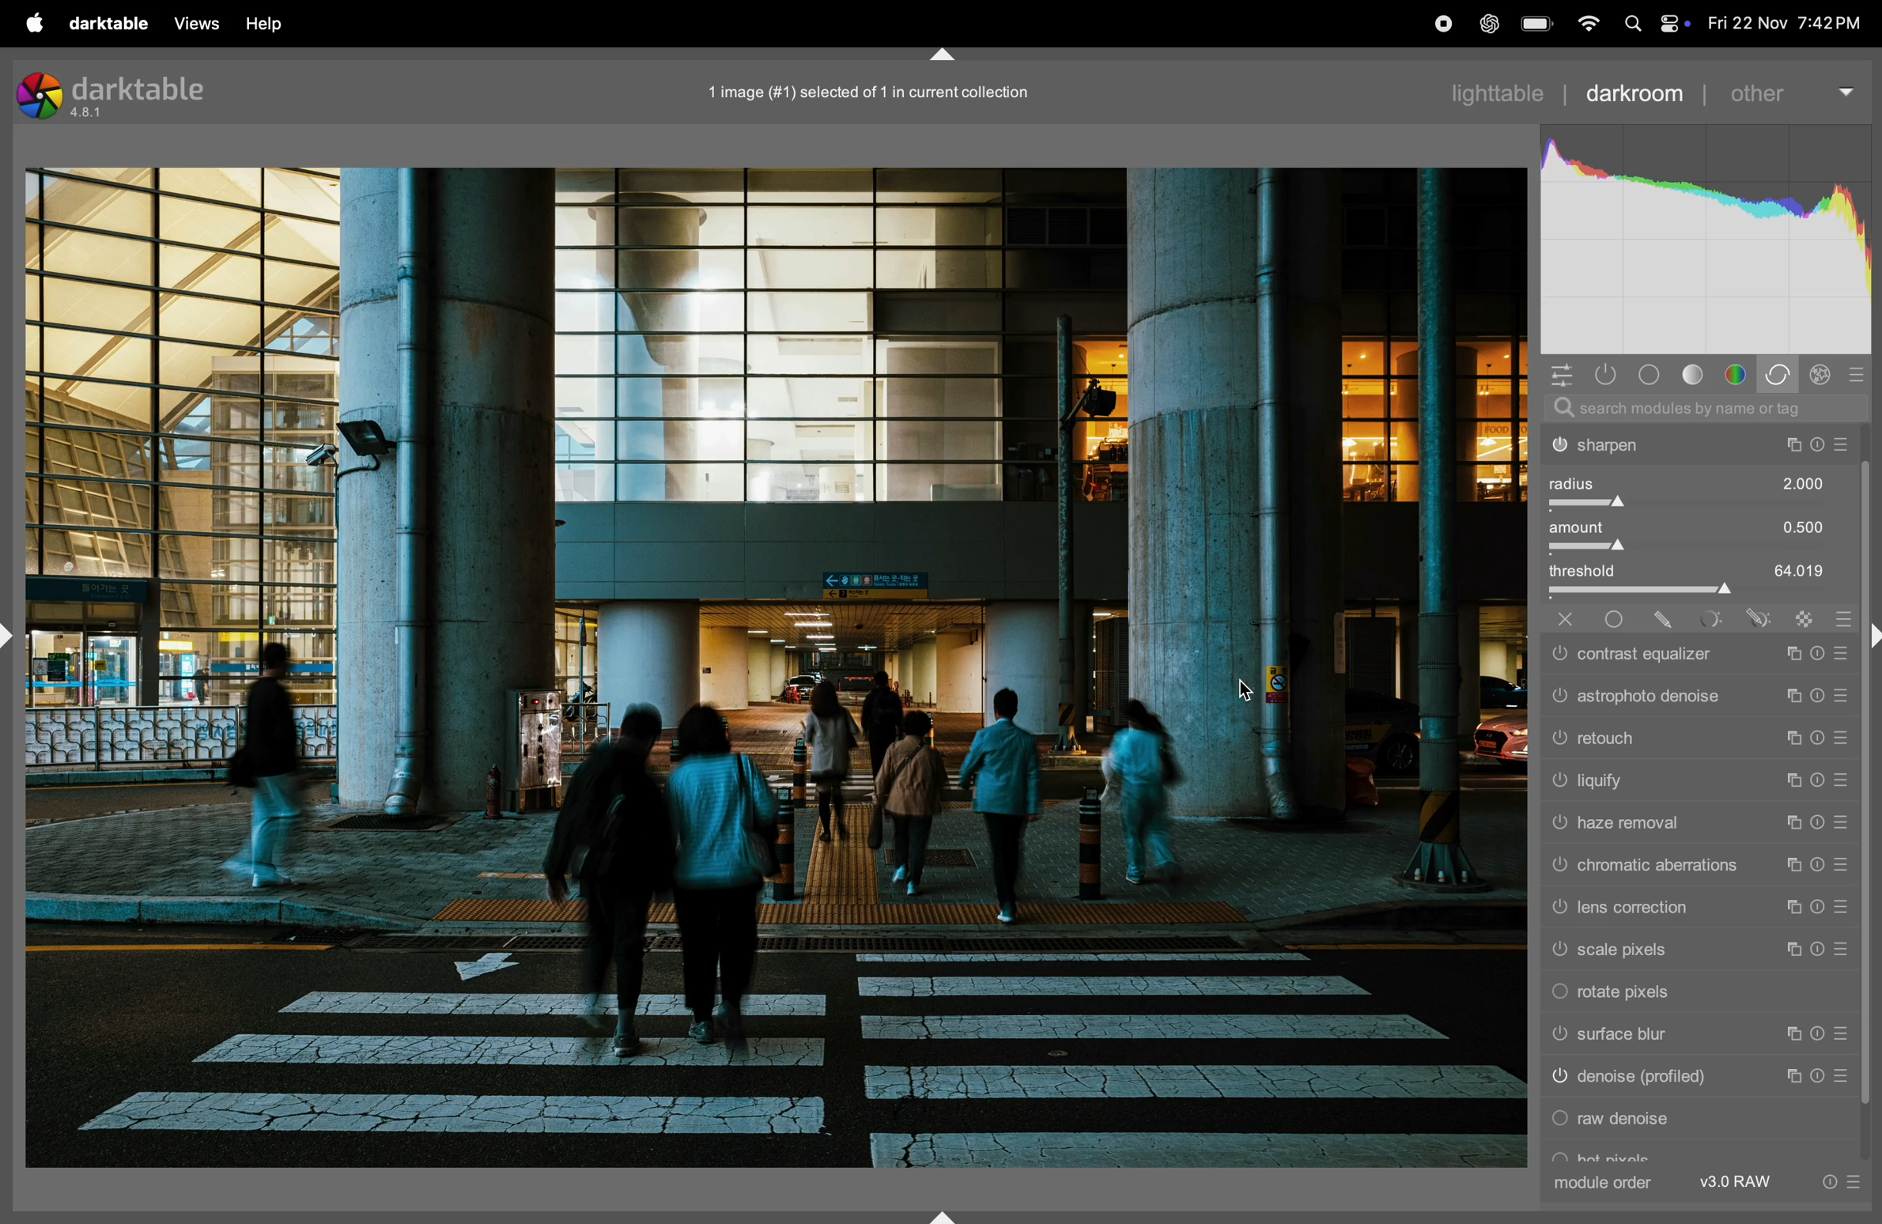 This screenshot has height=1224, width=1882. What do you see at coordinates (1674, 24) in the screenshot?
I see `apple widgets` at bounding box center [1674, 24].